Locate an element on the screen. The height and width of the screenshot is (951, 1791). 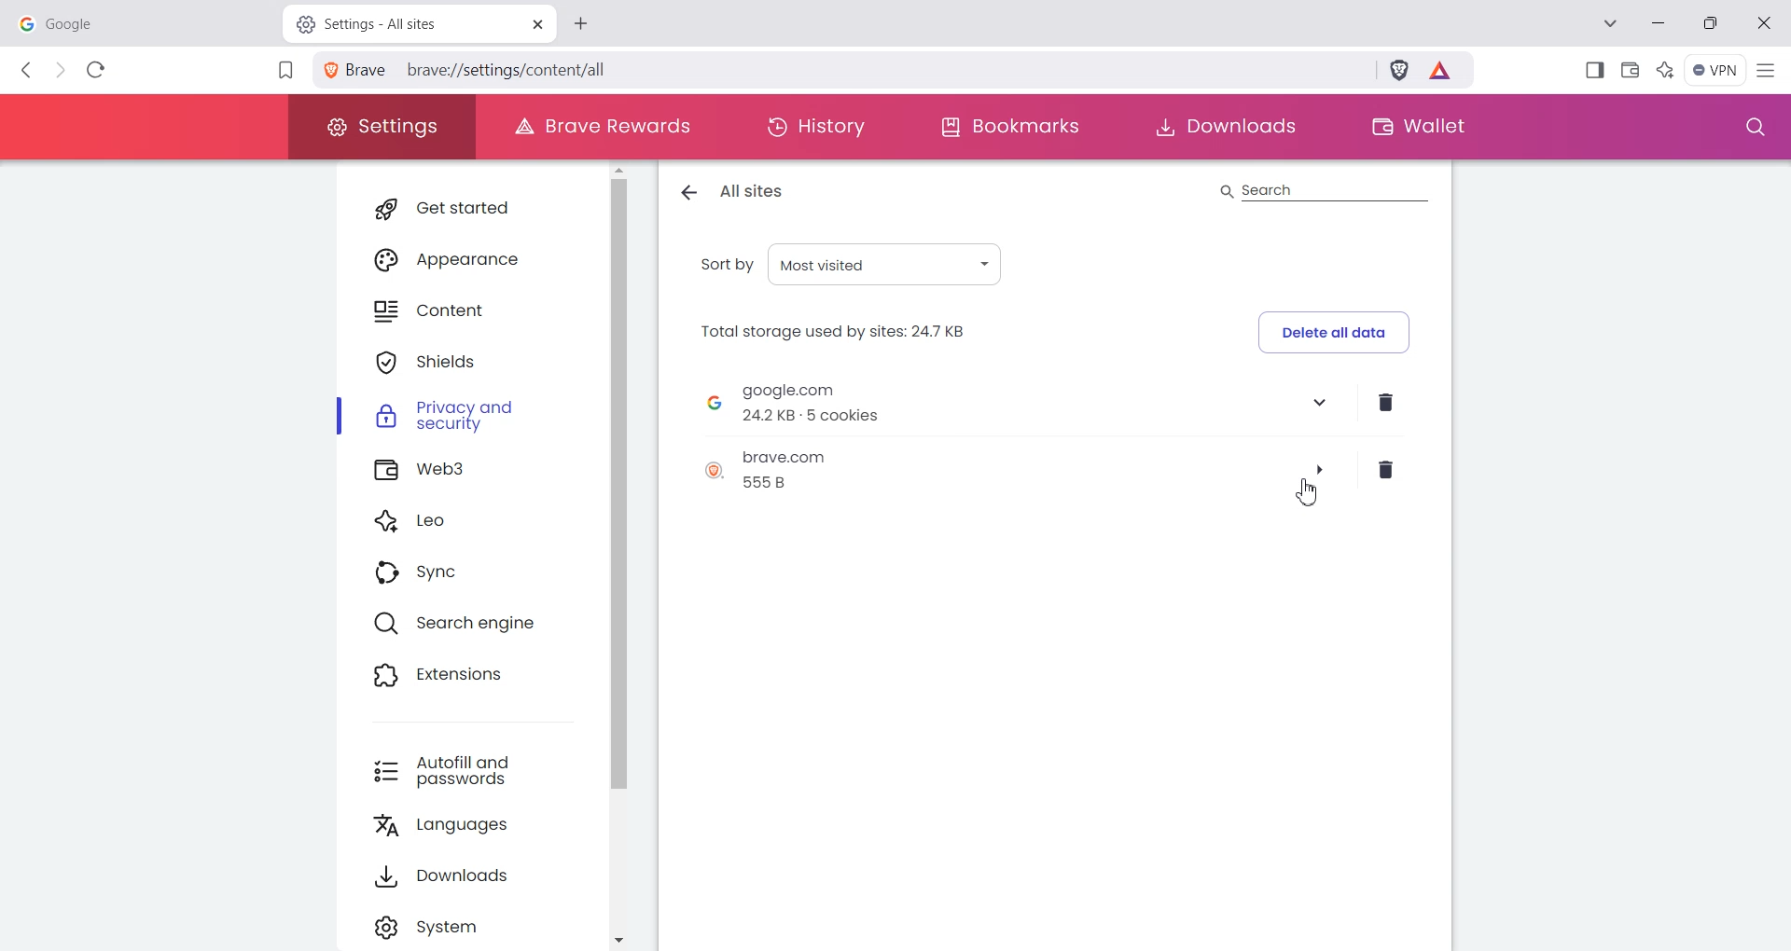
Bookmark is located at coordinates (285, 72).